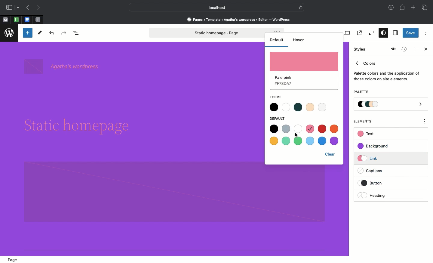  I want to click on Options, so click(426, 32).